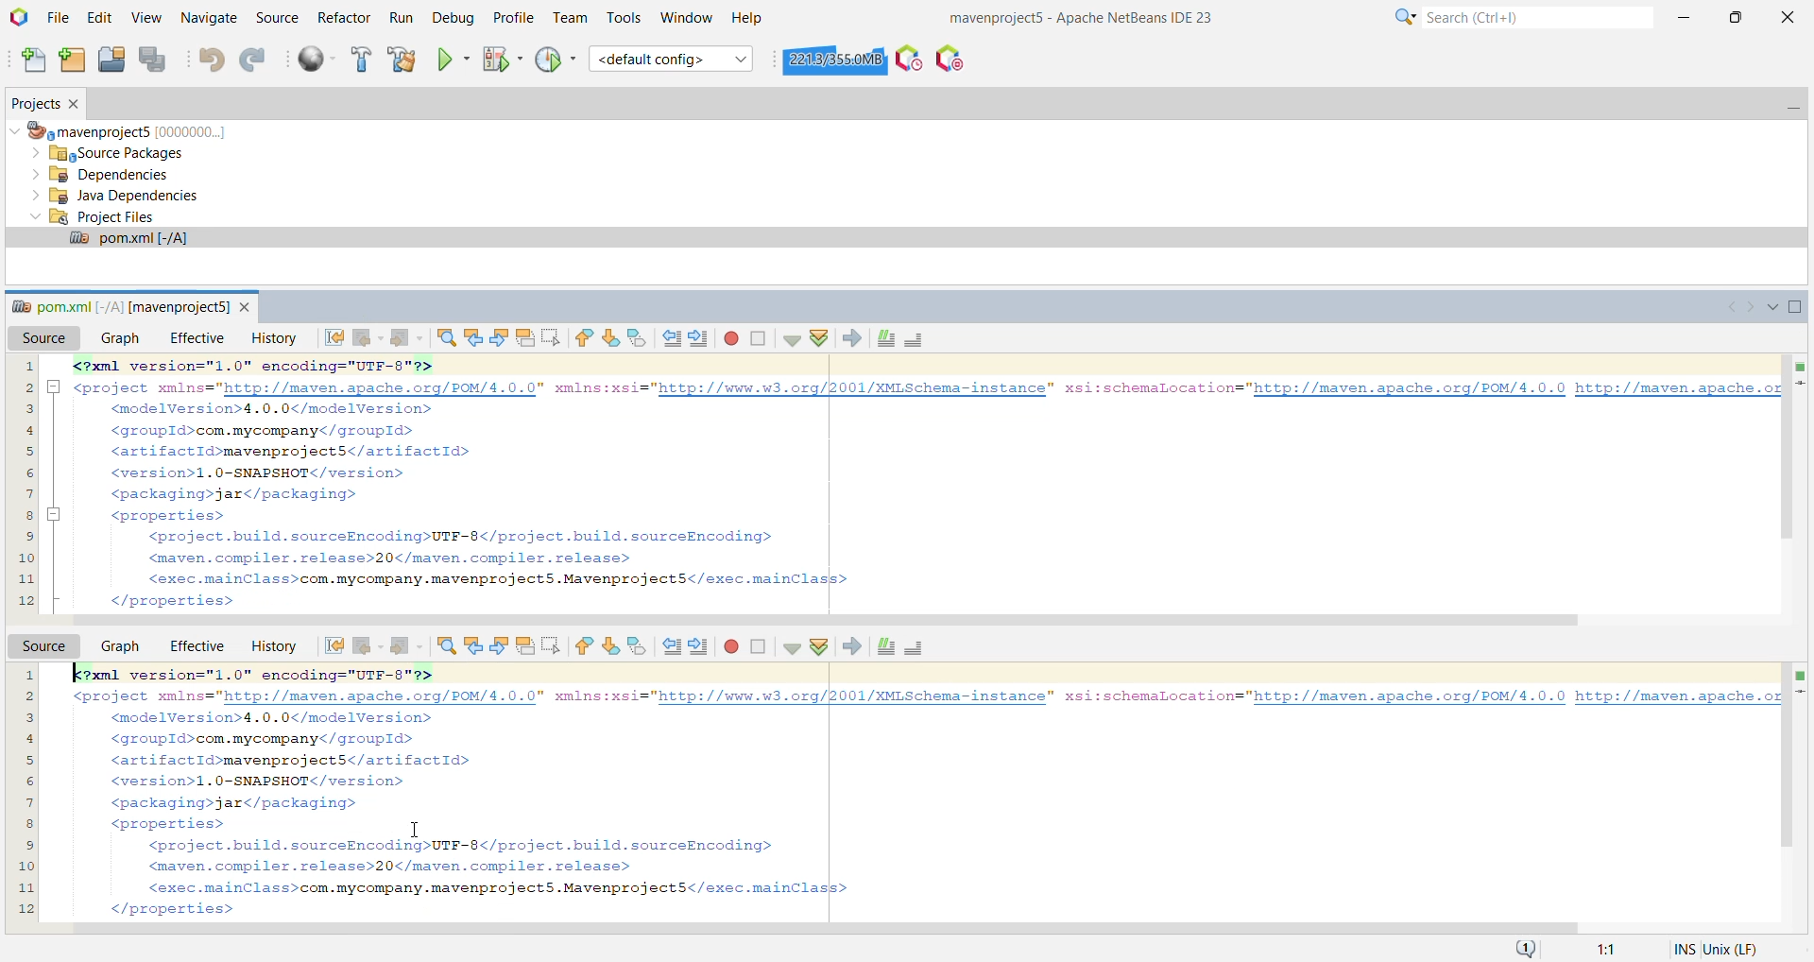  What do you see at coordinates (686, 17) in the screenshot?
I see `Window` at bounding box center [686, 17].